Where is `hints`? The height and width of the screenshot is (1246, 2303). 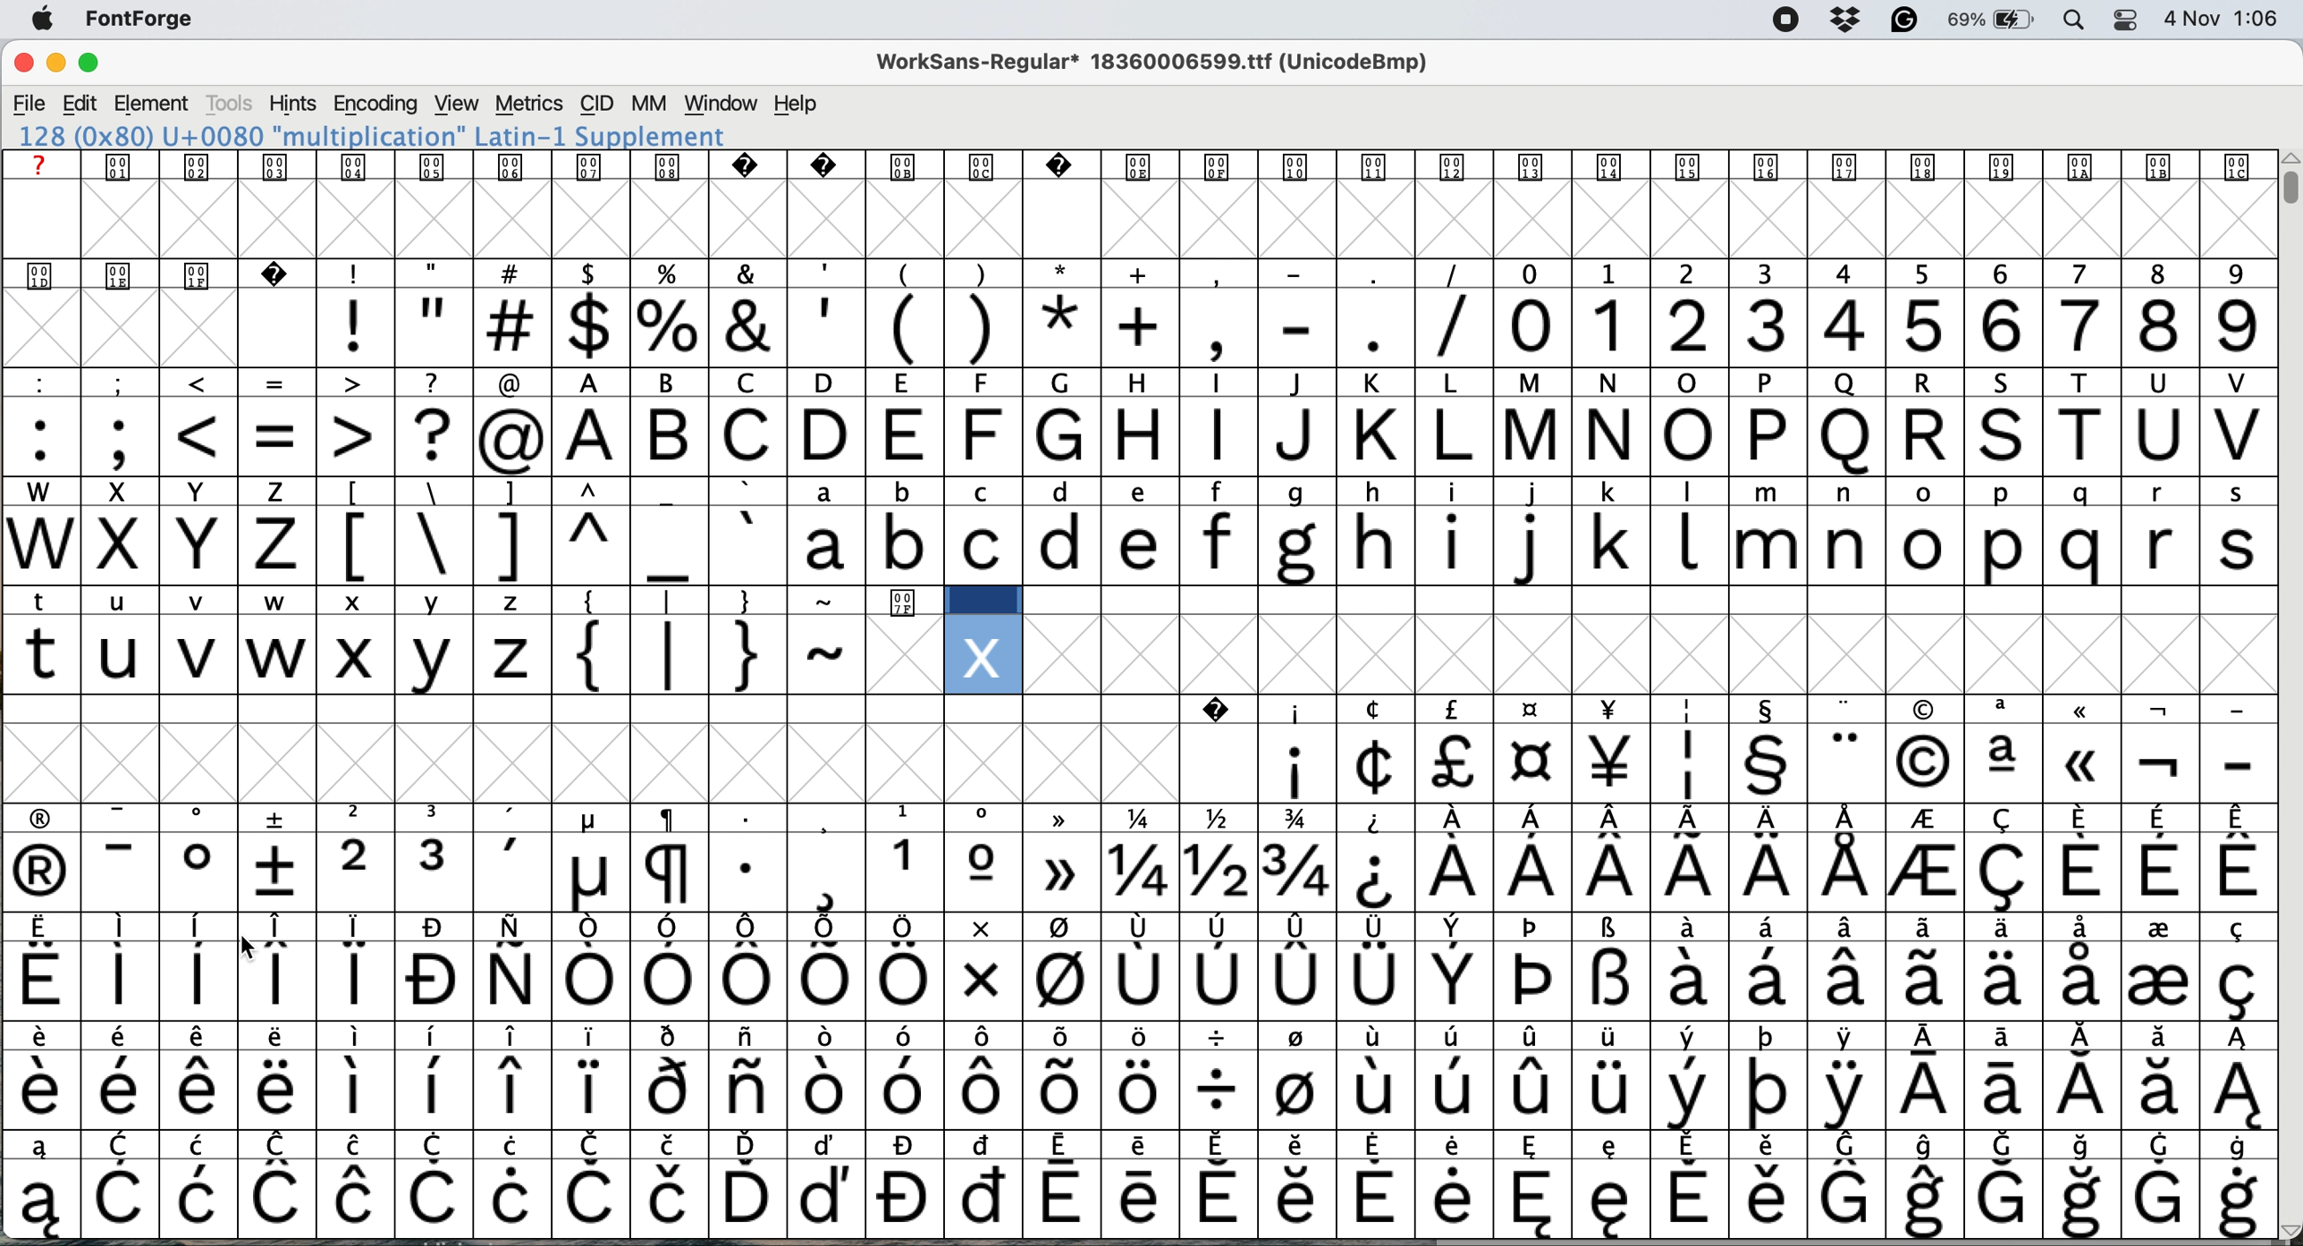
hints is located at coordinates (293, 105).